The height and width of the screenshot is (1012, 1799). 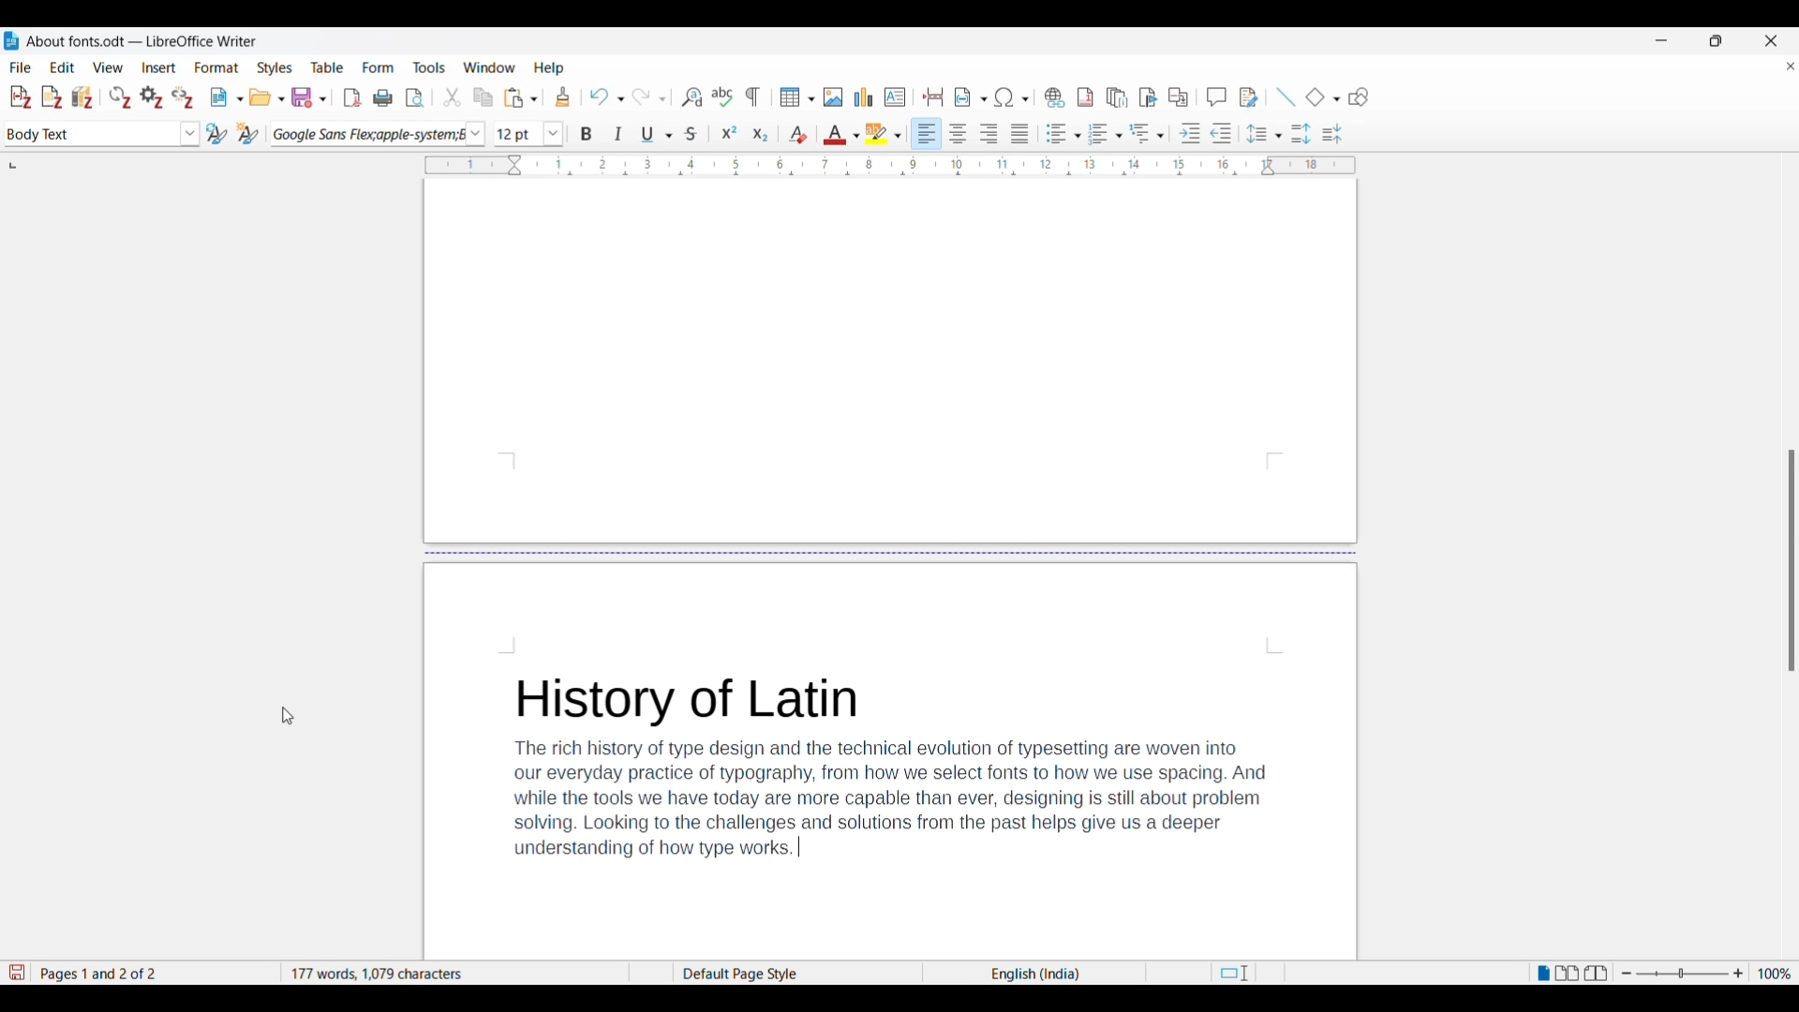 I want to click on Insert hyperlink, so click(x=1054, y=97).